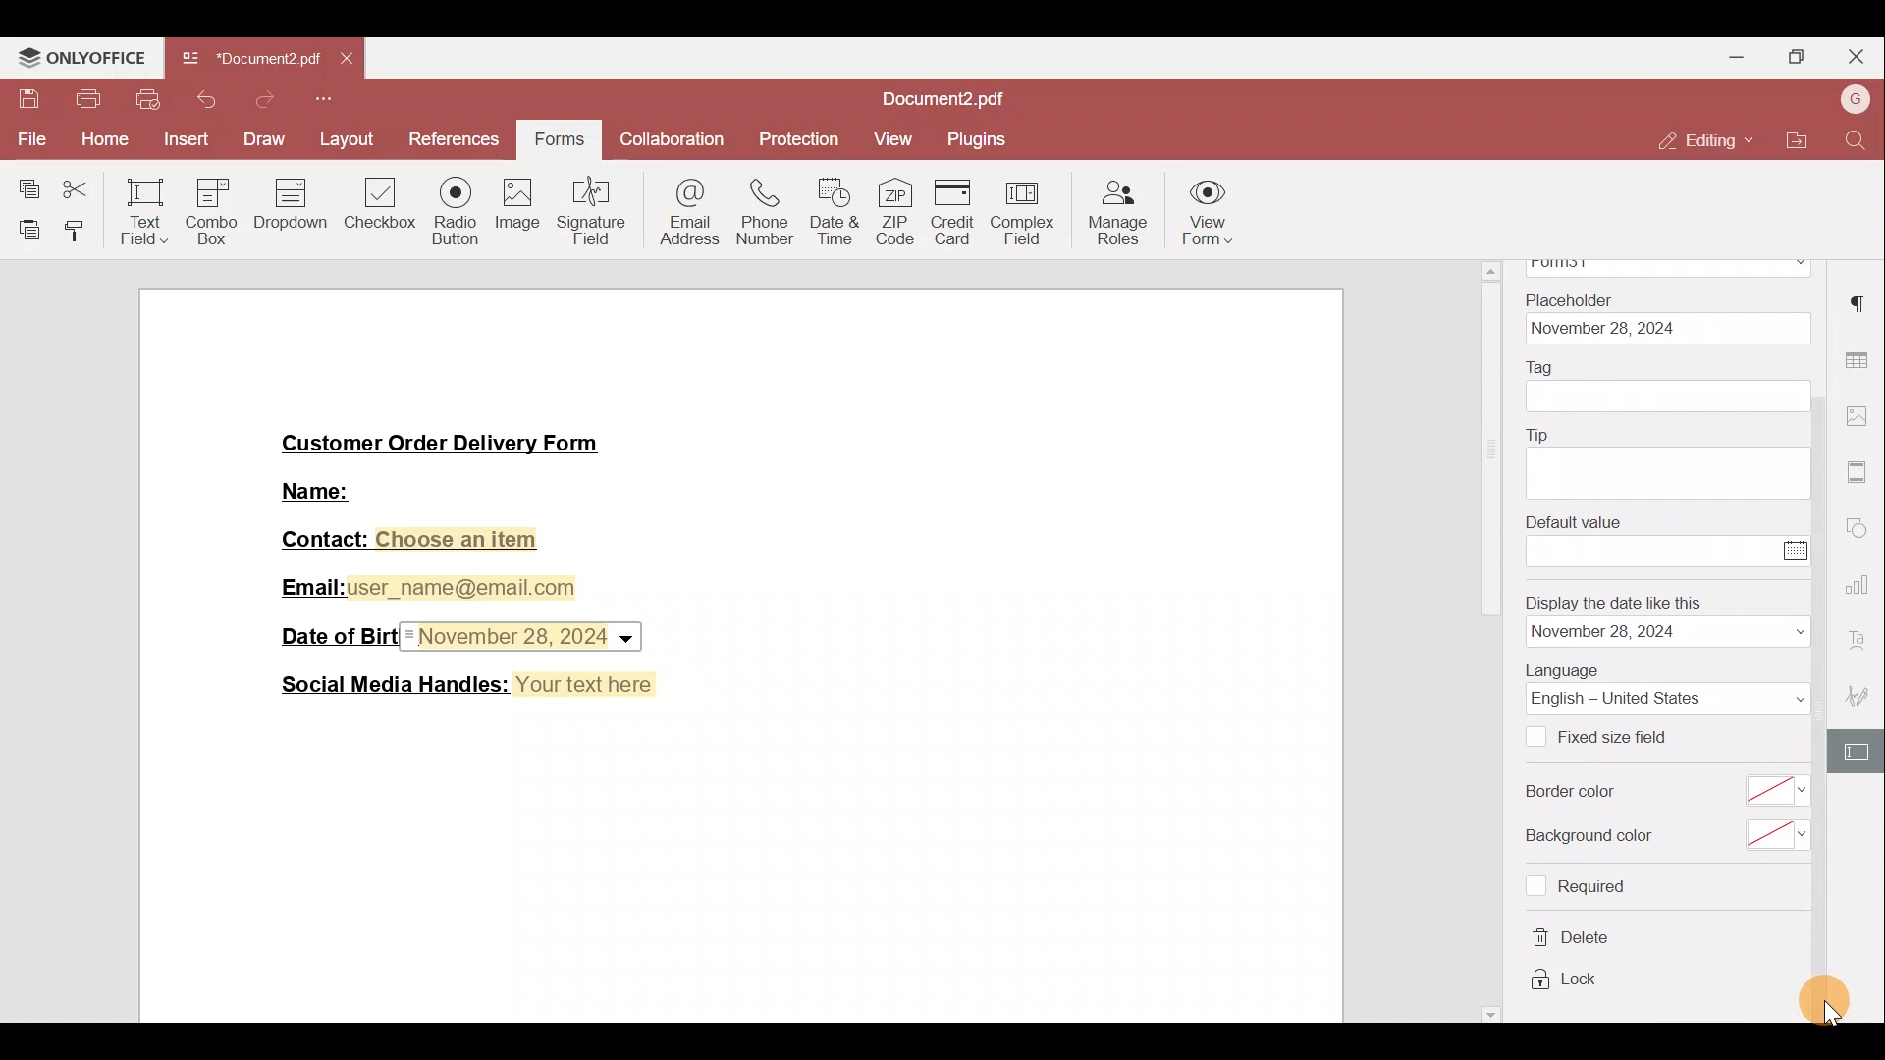 This screenshot has width=1885, height=1060. Describe the element at coordinates (805, 140) in the screenshot. I see `Protection` at that location.